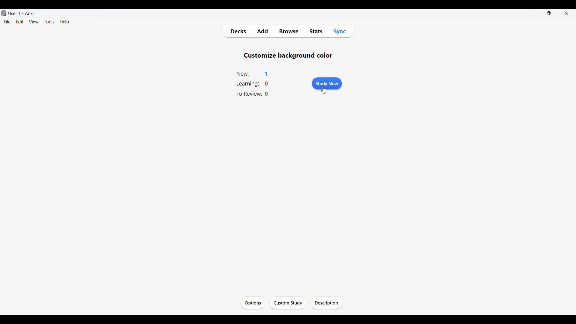 This screenshot has height=324, width=576. I want to click on File menu, so click(7, 22).